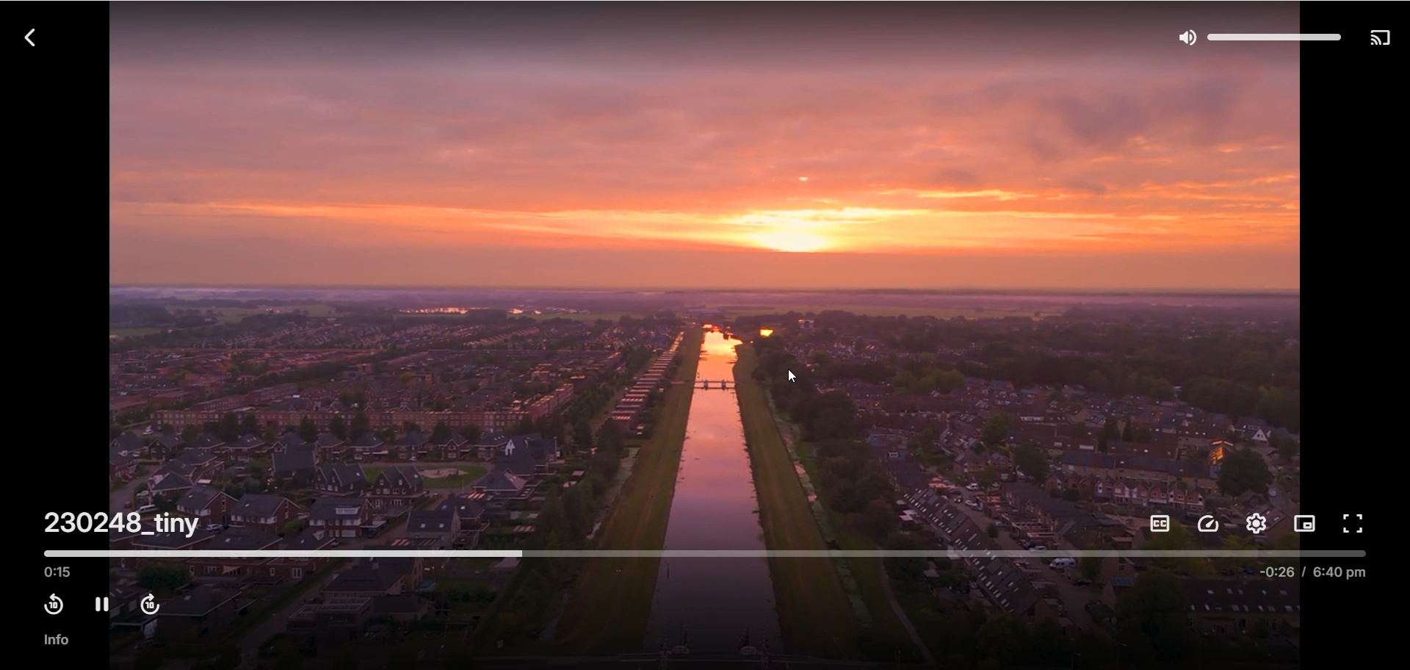 The image size is (1410, 670). What do you see at coordinates (98, 602) in the screenshot?
I see `pause` at bounding box center [98, 602].